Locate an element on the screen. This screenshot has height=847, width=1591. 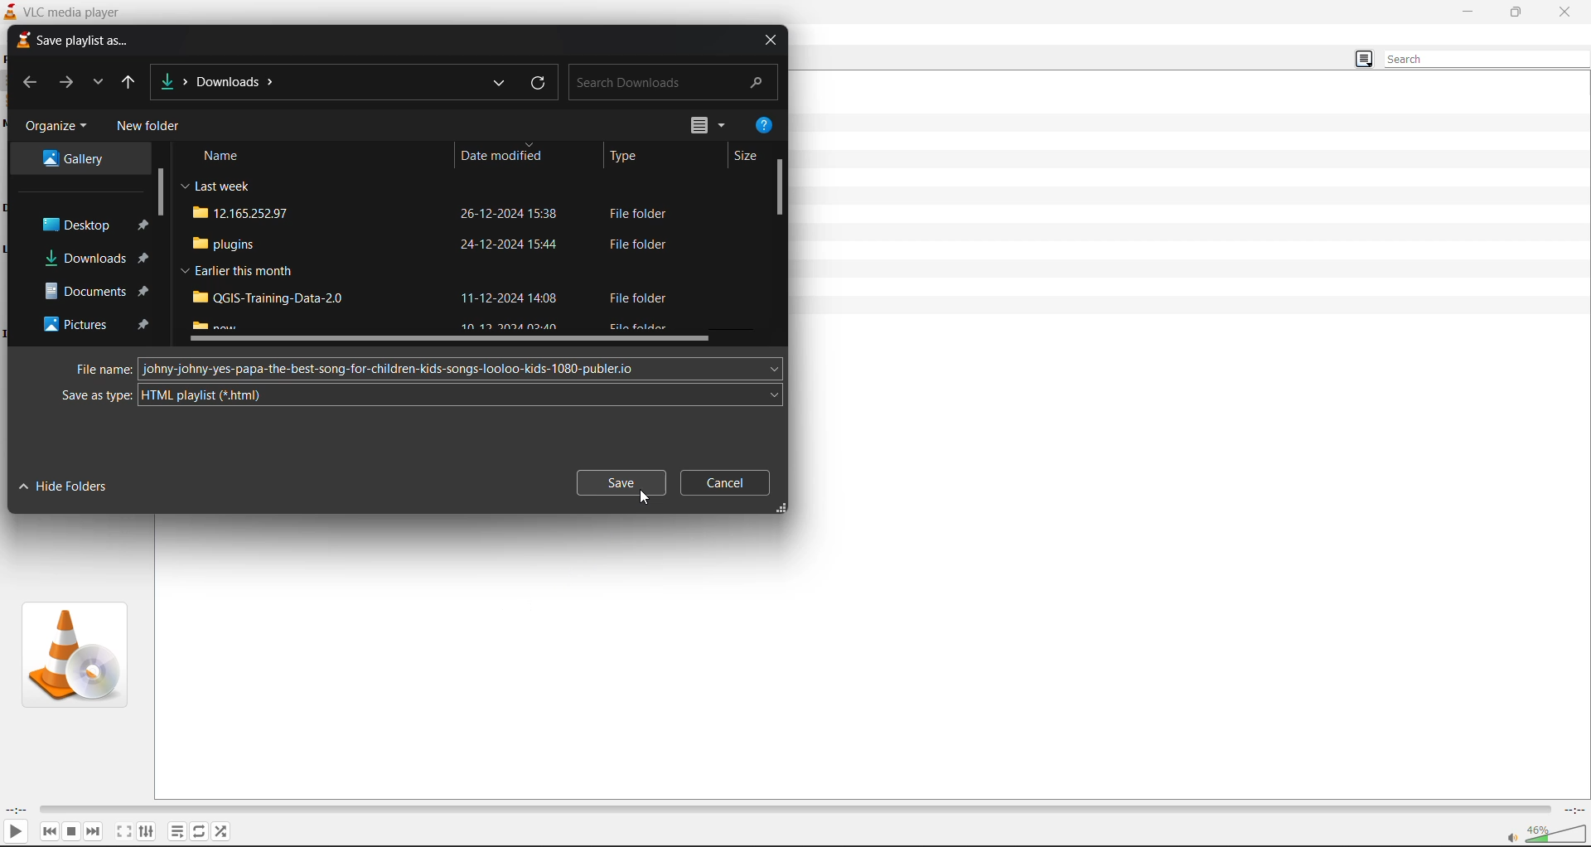
organize is located at coordinates (55, 124).